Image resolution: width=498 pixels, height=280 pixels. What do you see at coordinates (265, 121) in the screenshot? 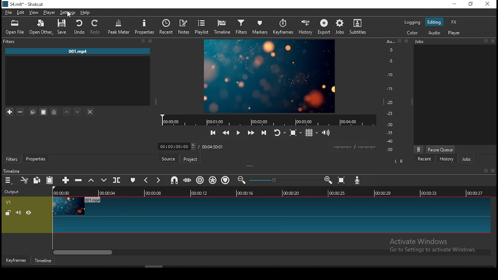
I see `record` at bounding box center [265, 121].